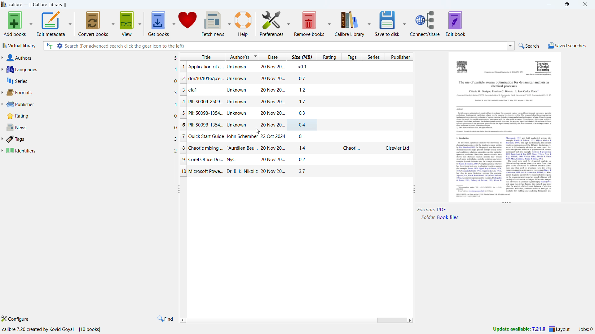  I want to click on sort by publisher, so click(399, 57).